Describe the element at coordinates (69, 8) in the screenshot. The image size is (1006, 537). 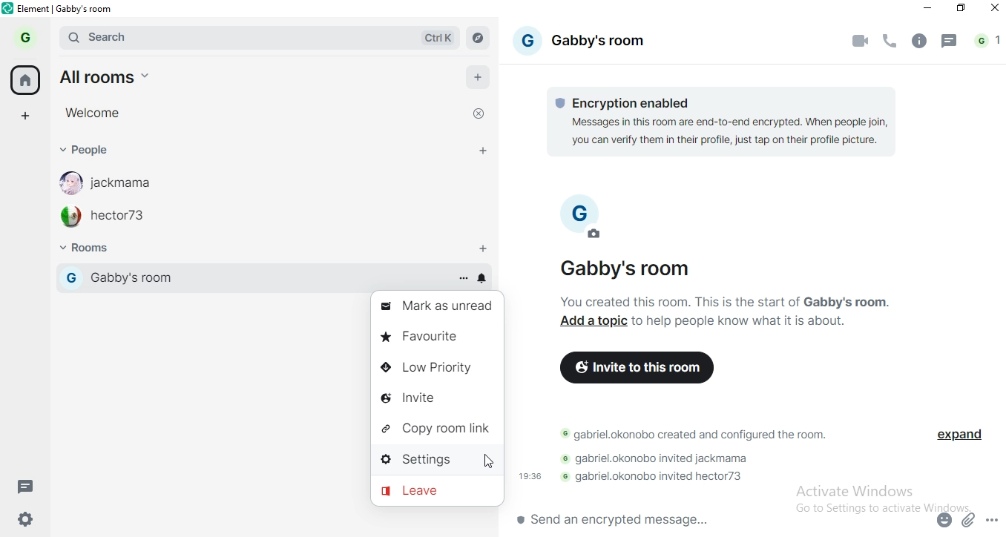
I see `element` at that location.